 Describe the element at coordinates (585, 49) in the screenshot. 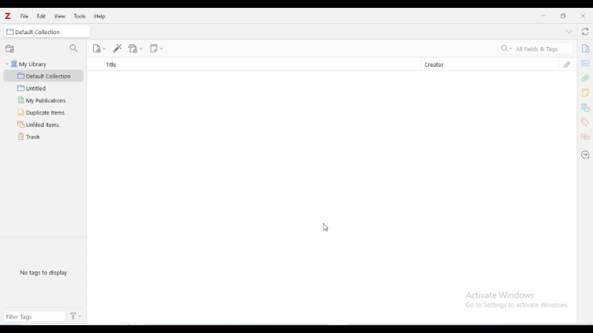

I see `info` at that location.